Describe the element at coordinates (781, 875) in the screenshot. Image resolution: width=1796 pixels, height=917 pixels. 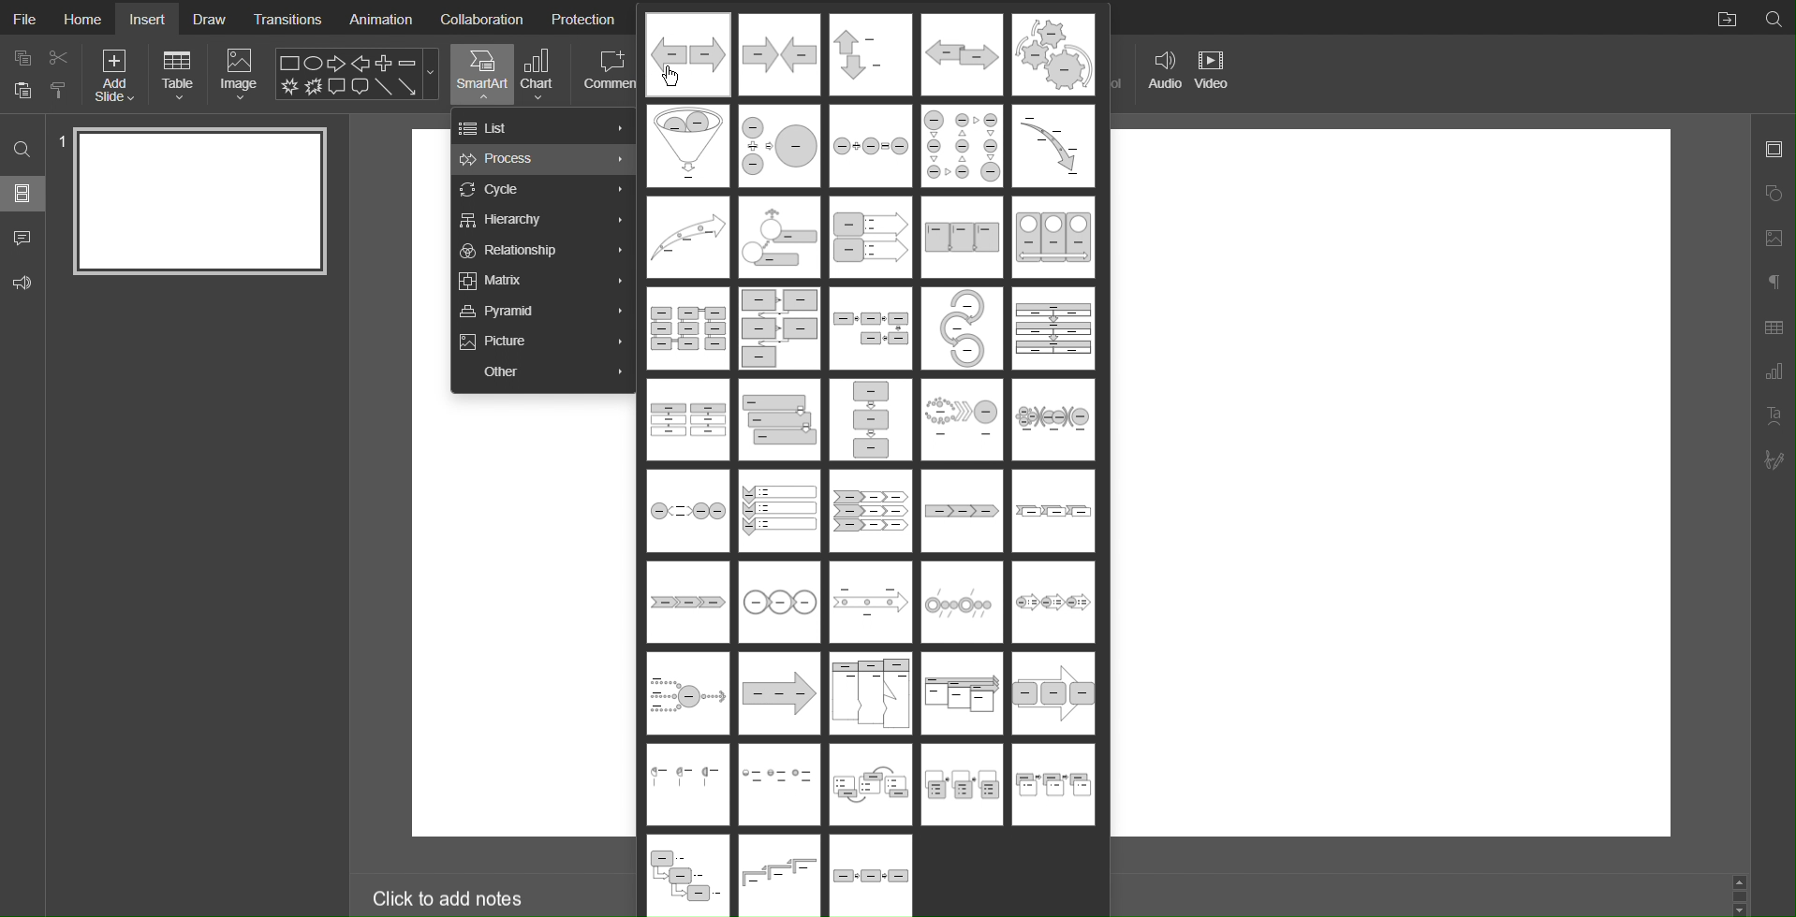
I see `process templates` at that location.